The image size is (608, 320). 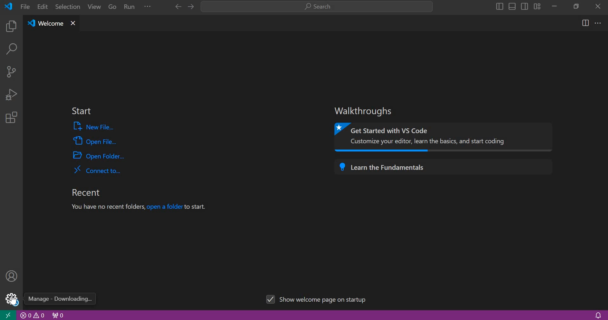 I want to click on new file, so click(x=95, y=126).